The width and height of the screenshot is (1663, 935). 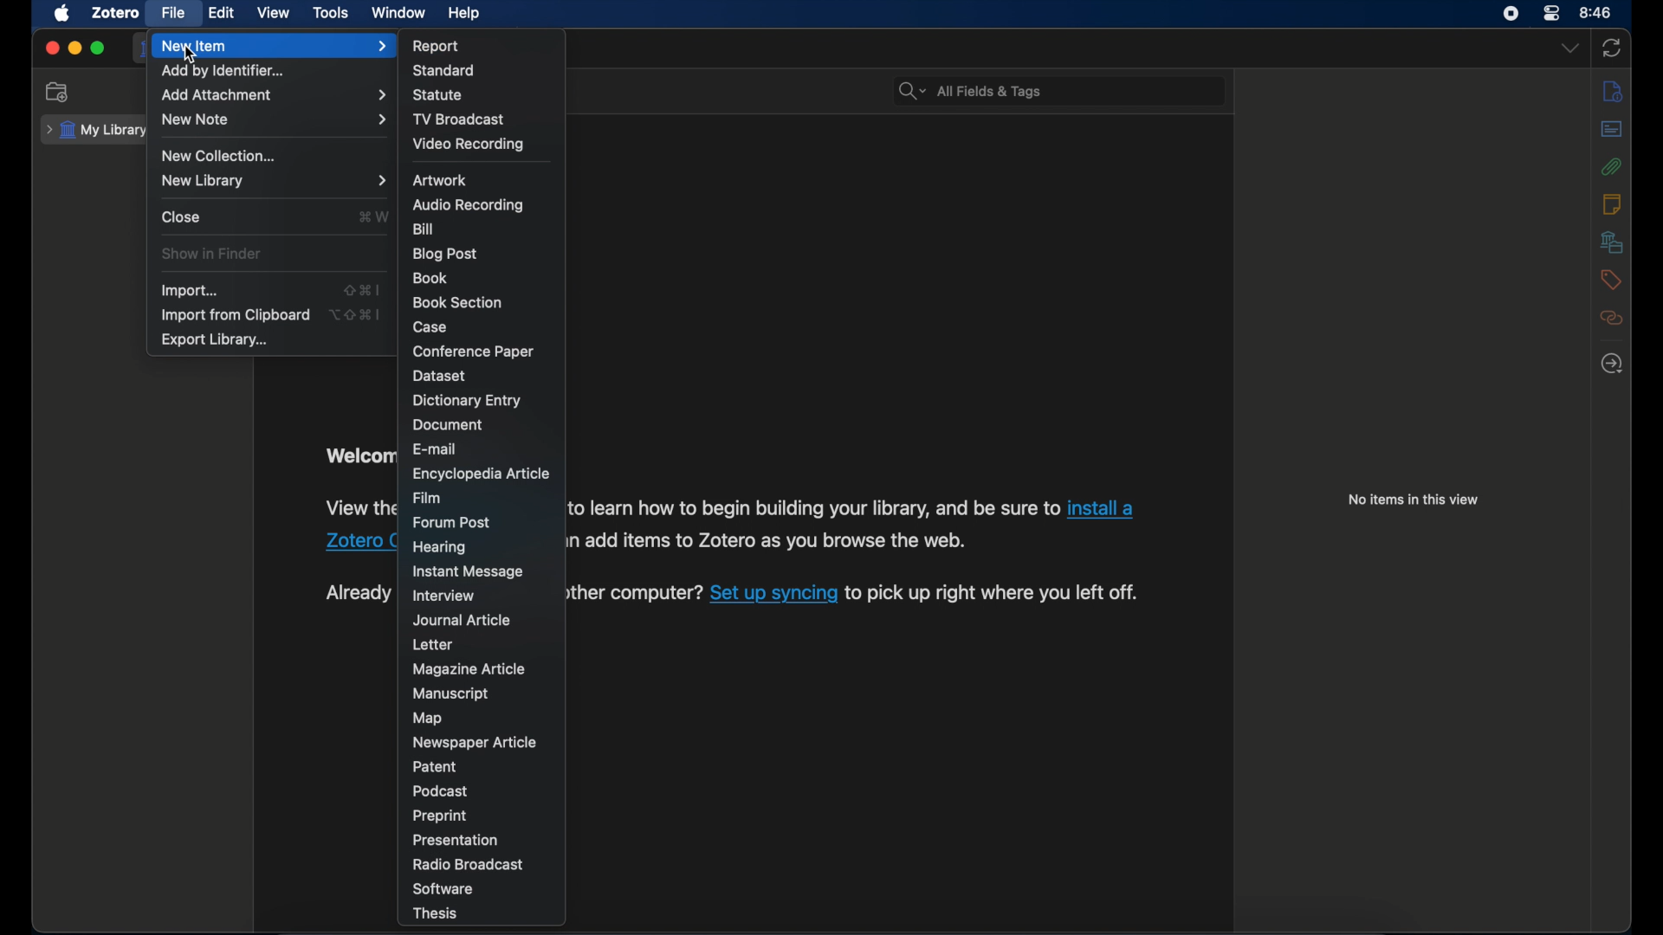 I want to click on message, so click(x=469, y=572).